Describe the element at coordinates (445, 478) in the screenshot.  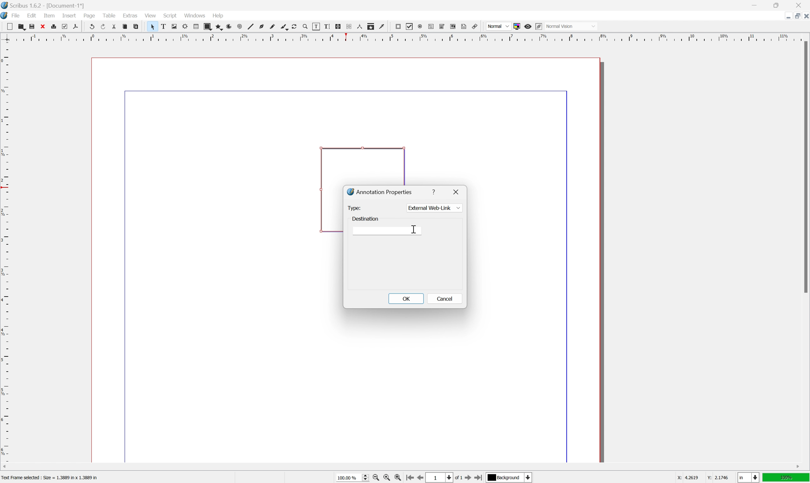
I see `select current page` at that location.